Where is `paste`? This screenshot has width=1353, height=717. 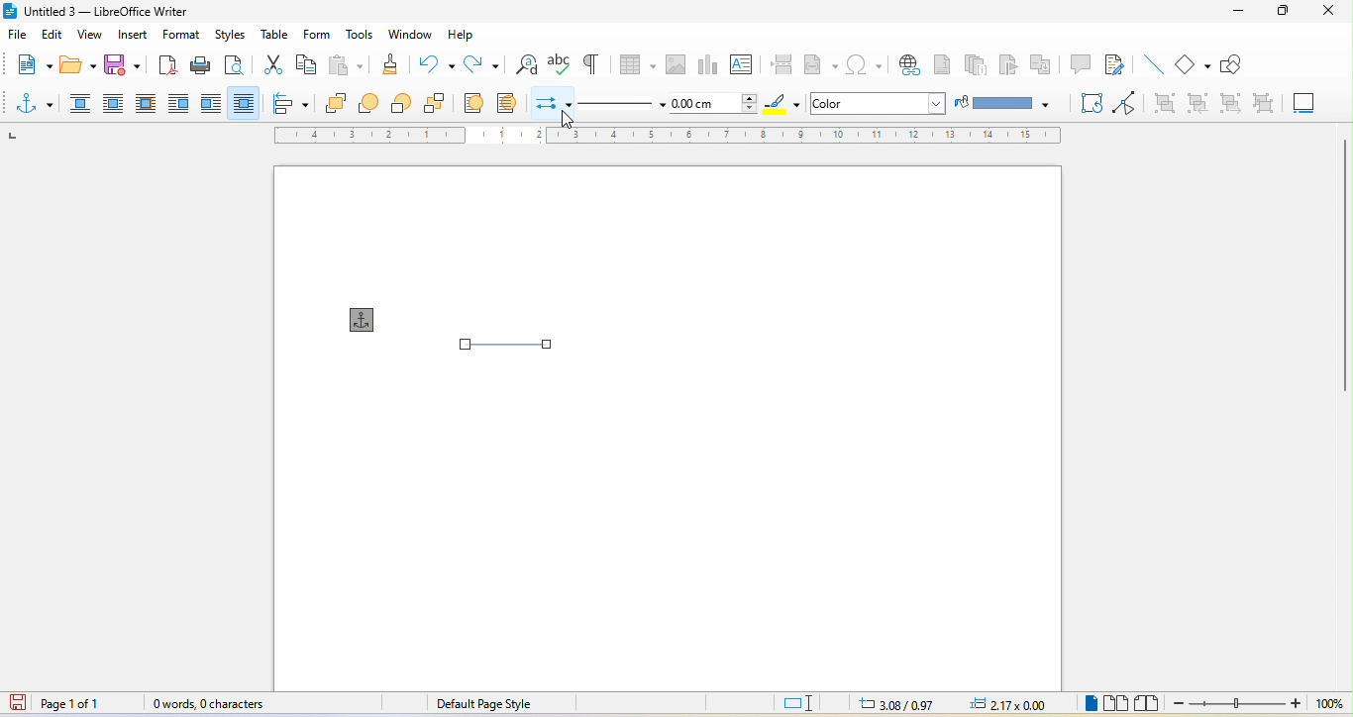 paste is located at coordinates (346, 64).